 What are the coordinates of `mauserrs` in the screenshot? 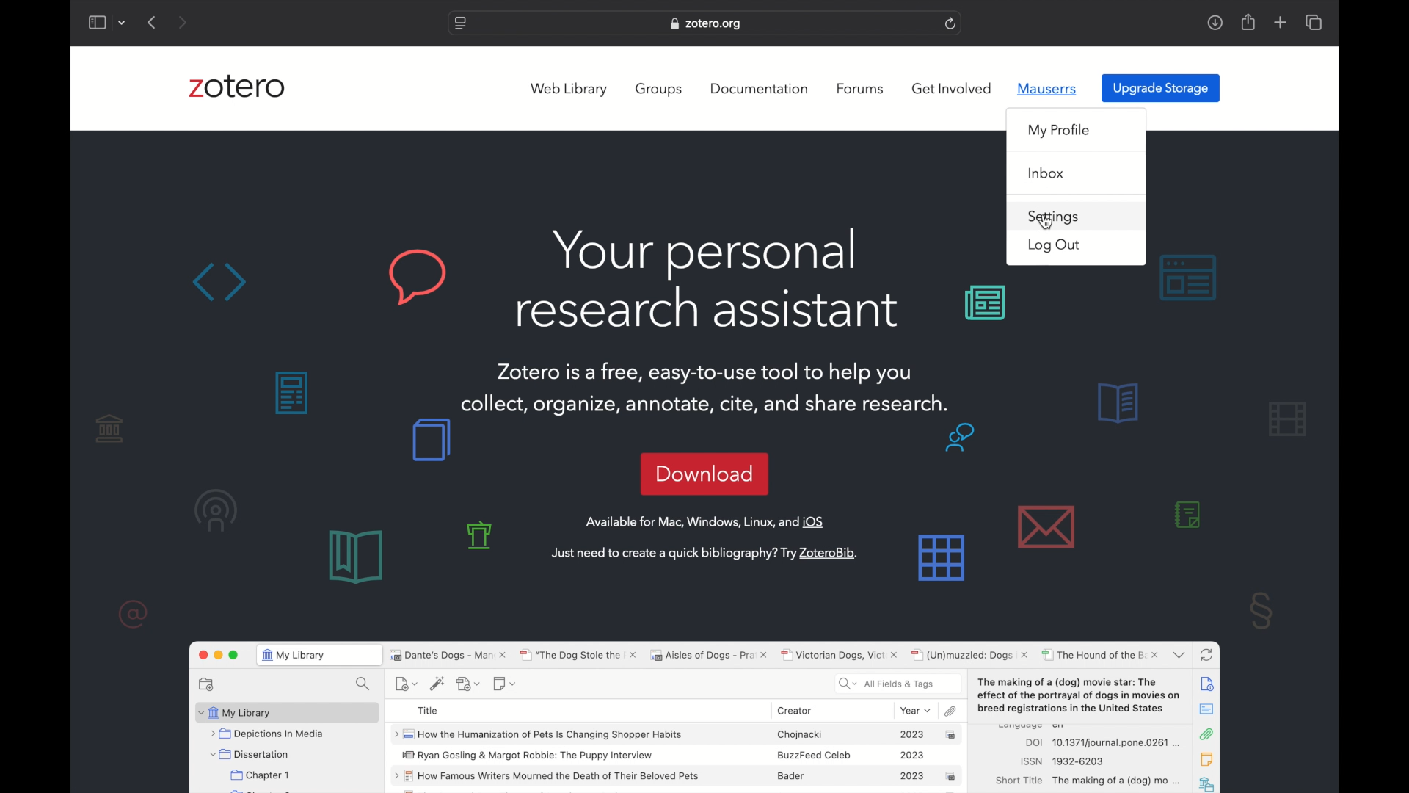 It's located at (1047, 88).